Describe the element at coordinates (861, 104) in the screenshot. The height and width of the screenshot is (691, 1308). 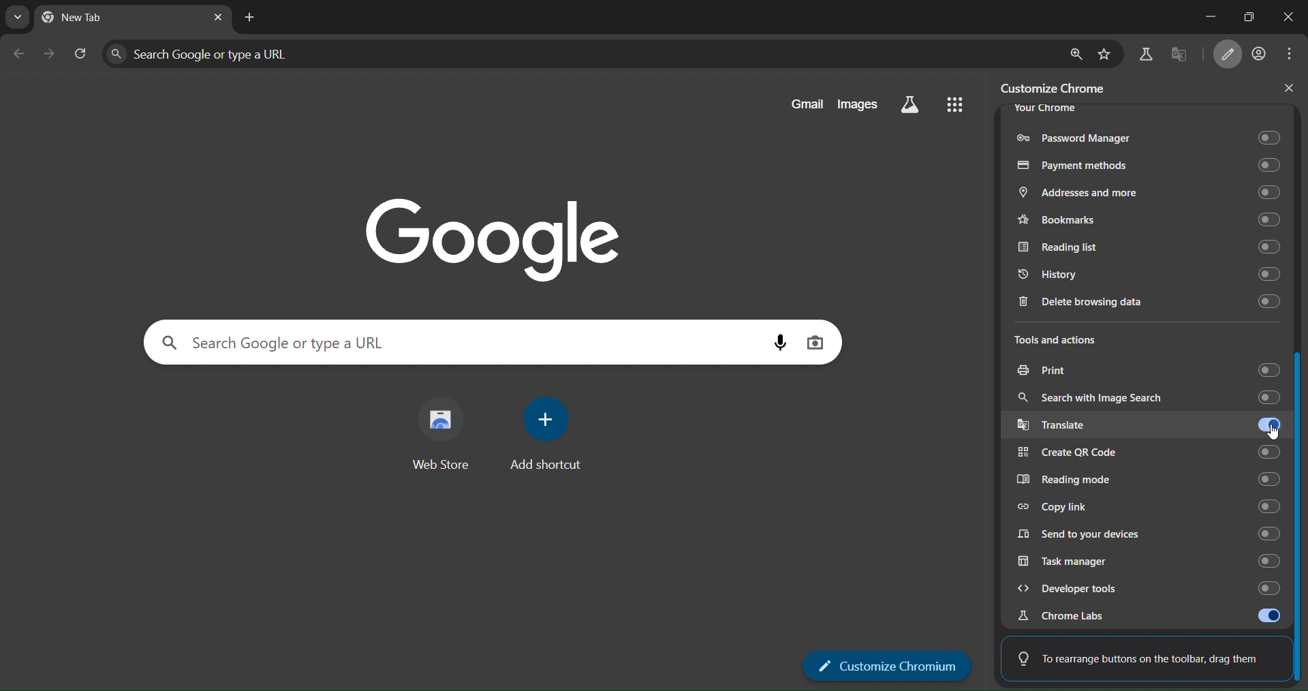
I see `images` at that location.